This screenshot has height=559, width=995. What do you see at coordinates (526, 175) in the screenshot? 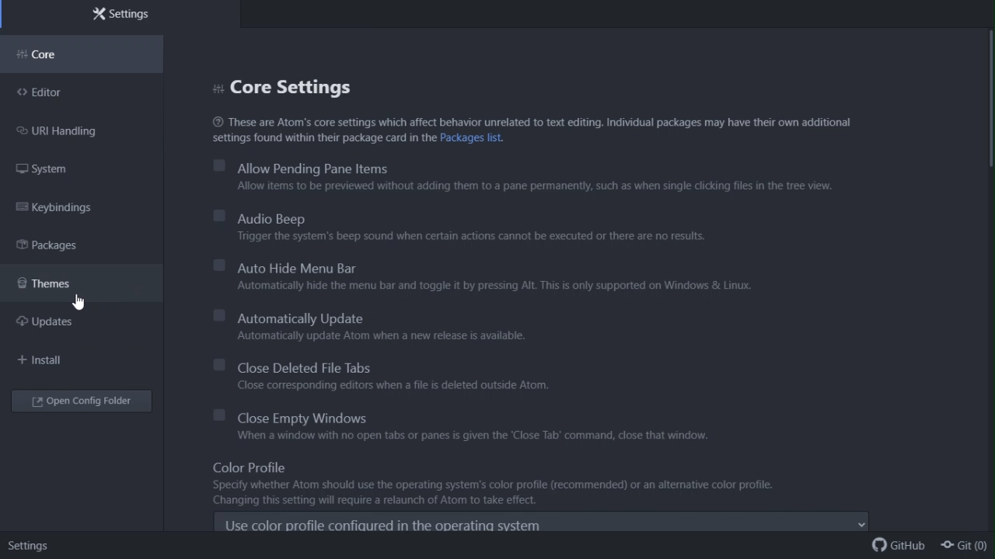
I see `Allow pending Pane items` at bounding box center [526, 175].